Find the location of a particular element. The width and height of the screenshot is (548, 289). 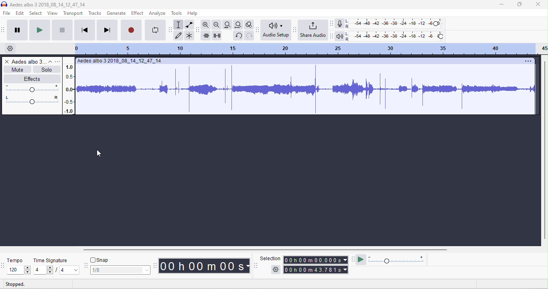

undo is located at coordinates (239, 36).